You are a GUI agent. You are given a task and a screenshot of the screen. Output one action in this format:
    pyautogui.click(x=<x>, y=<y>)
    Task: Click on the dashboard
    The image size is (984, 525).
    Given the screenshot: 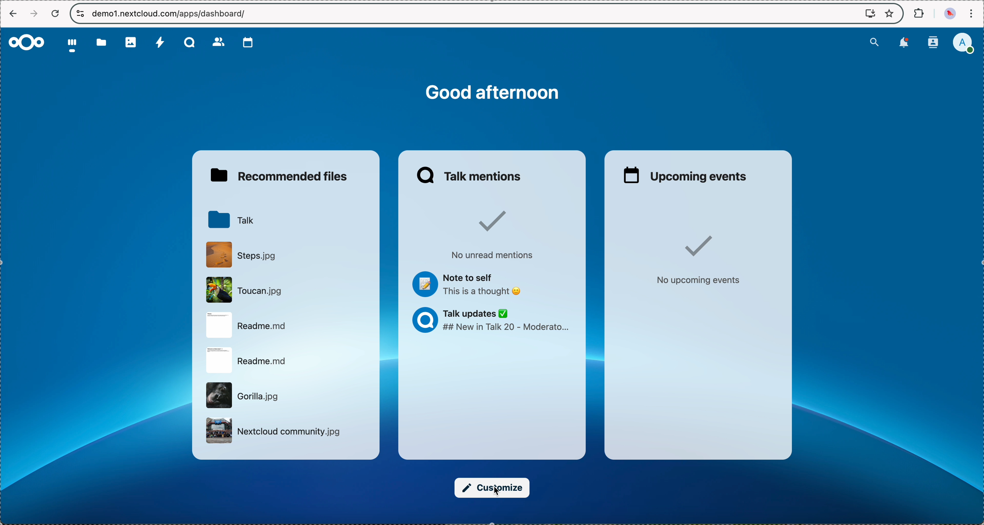 What is the action you would take?
    pyautogui.click(x=71, y=45)
    